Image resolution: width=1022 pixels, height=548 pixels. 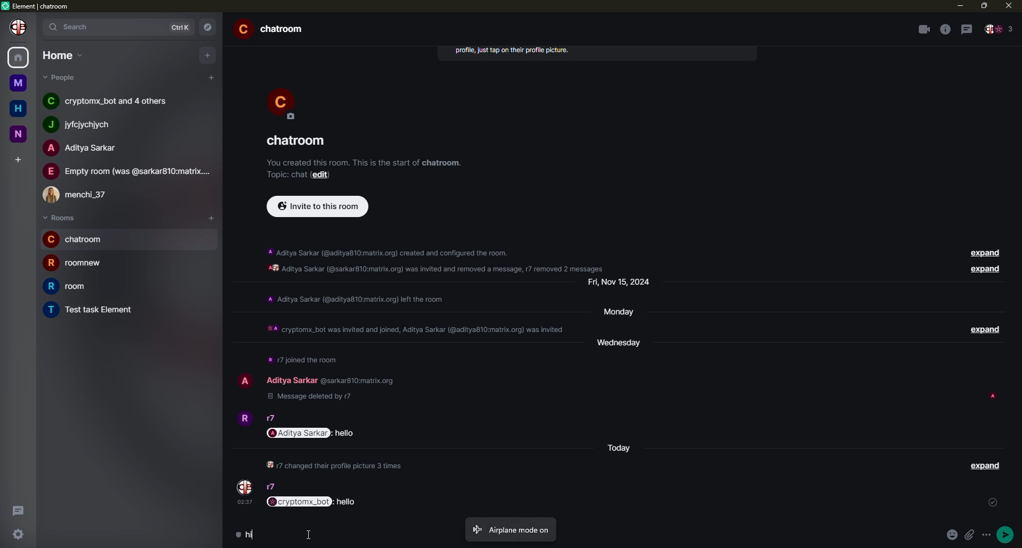 I want to click on room, so click(x=69, y=286).